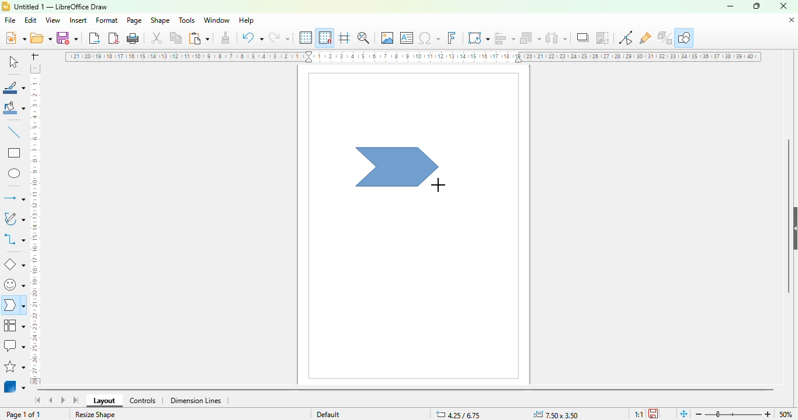 This screenshot has width=798, height=420. What do you see at coordinates (143, 401) in the screenshot?
I see `controls` at bounding box center [143, 401].